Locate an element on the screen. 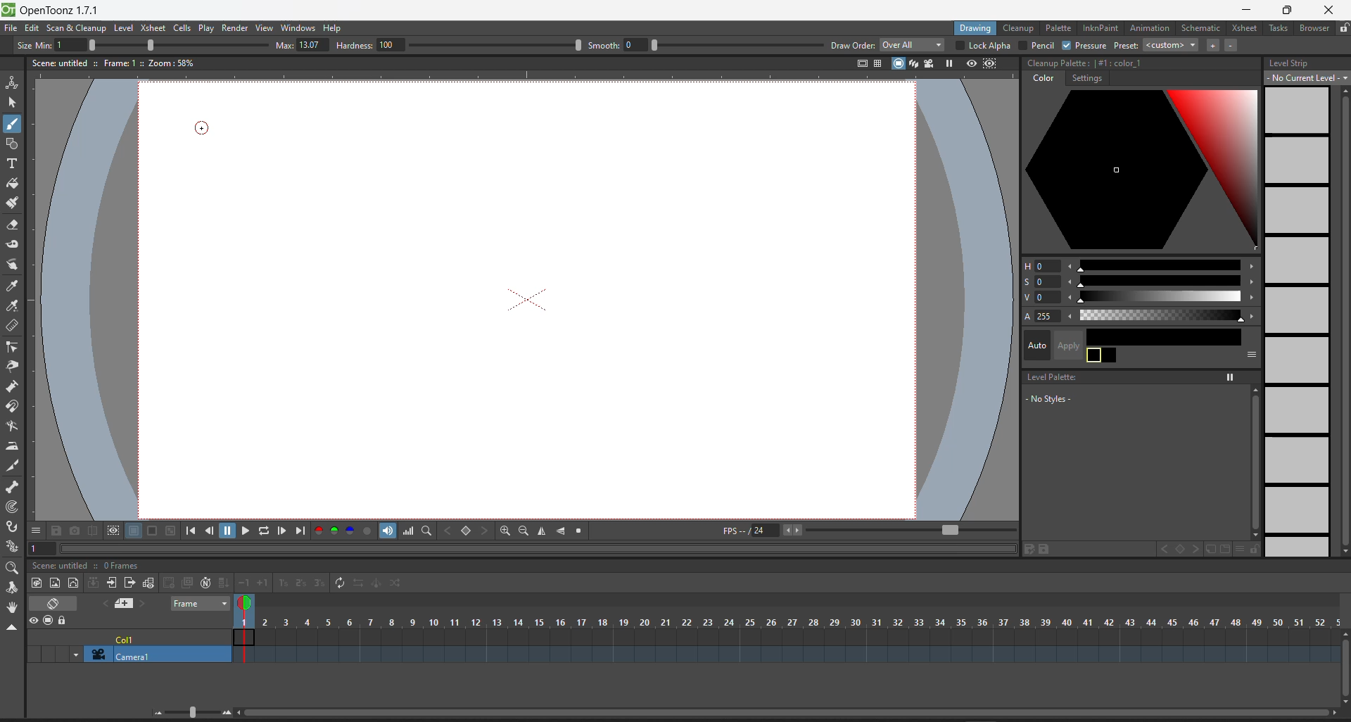 The width and height of the screenshot is (1351, 722). zoom out is located at coordinates (523, 531).